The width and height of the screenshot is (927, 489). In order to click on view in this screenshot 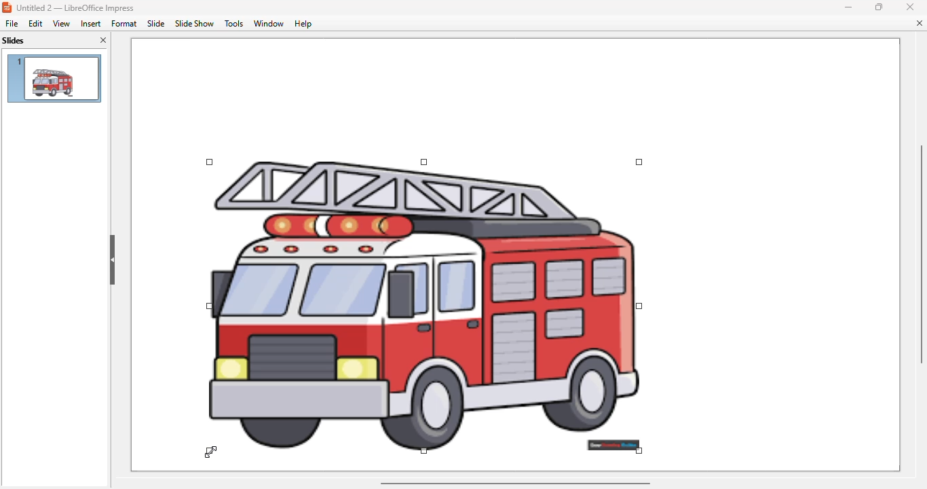, I will do `click(61, 23)`.